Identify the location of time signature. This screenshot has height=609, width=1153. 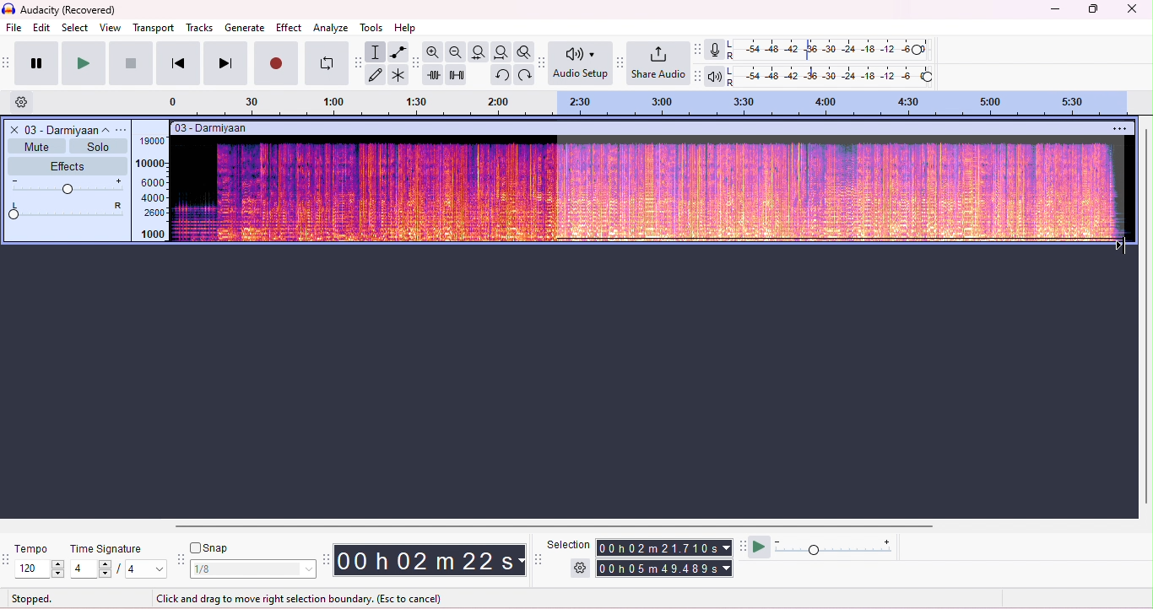
(109, 549).